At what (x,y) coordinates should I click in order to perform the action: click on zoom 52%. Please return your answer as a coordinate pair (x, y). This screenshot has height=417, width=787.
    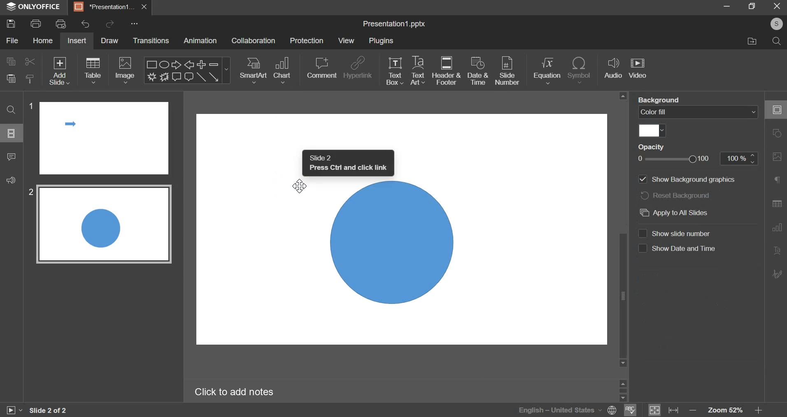
    Looking at the image, I should click on (726, 410).